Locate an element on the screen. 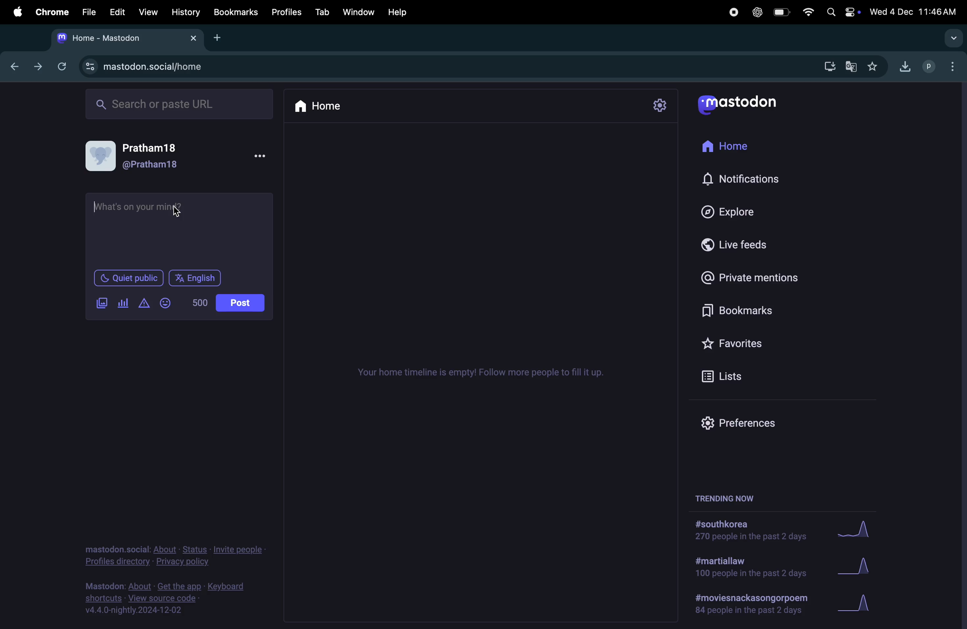 Image resolution: width=967 pixels, height=629 pixels. live feeds is located at coordinates (736, 248).